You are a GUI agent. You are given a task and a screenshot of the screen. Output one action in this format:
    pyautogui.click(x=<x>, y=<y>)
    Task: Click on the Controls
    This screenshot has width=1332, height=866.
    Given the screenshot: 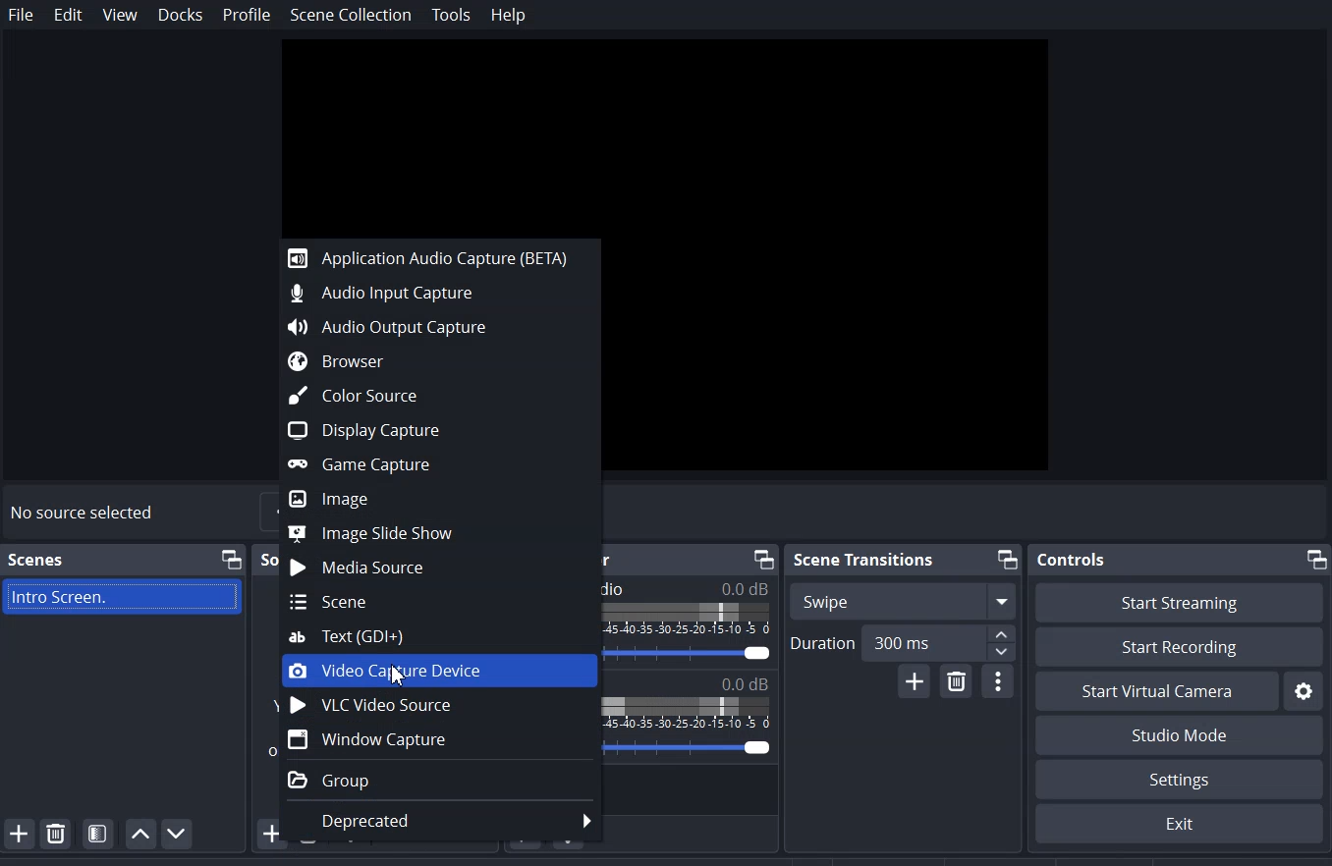 What is the action you would take?
    pyautogui.click(x=1072, y=559)
    